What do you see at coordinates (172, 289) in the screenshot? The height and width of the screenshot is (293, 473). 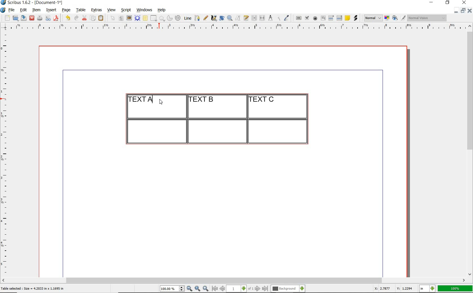 I see `select current zoom level` at bounding box center [172, 289].